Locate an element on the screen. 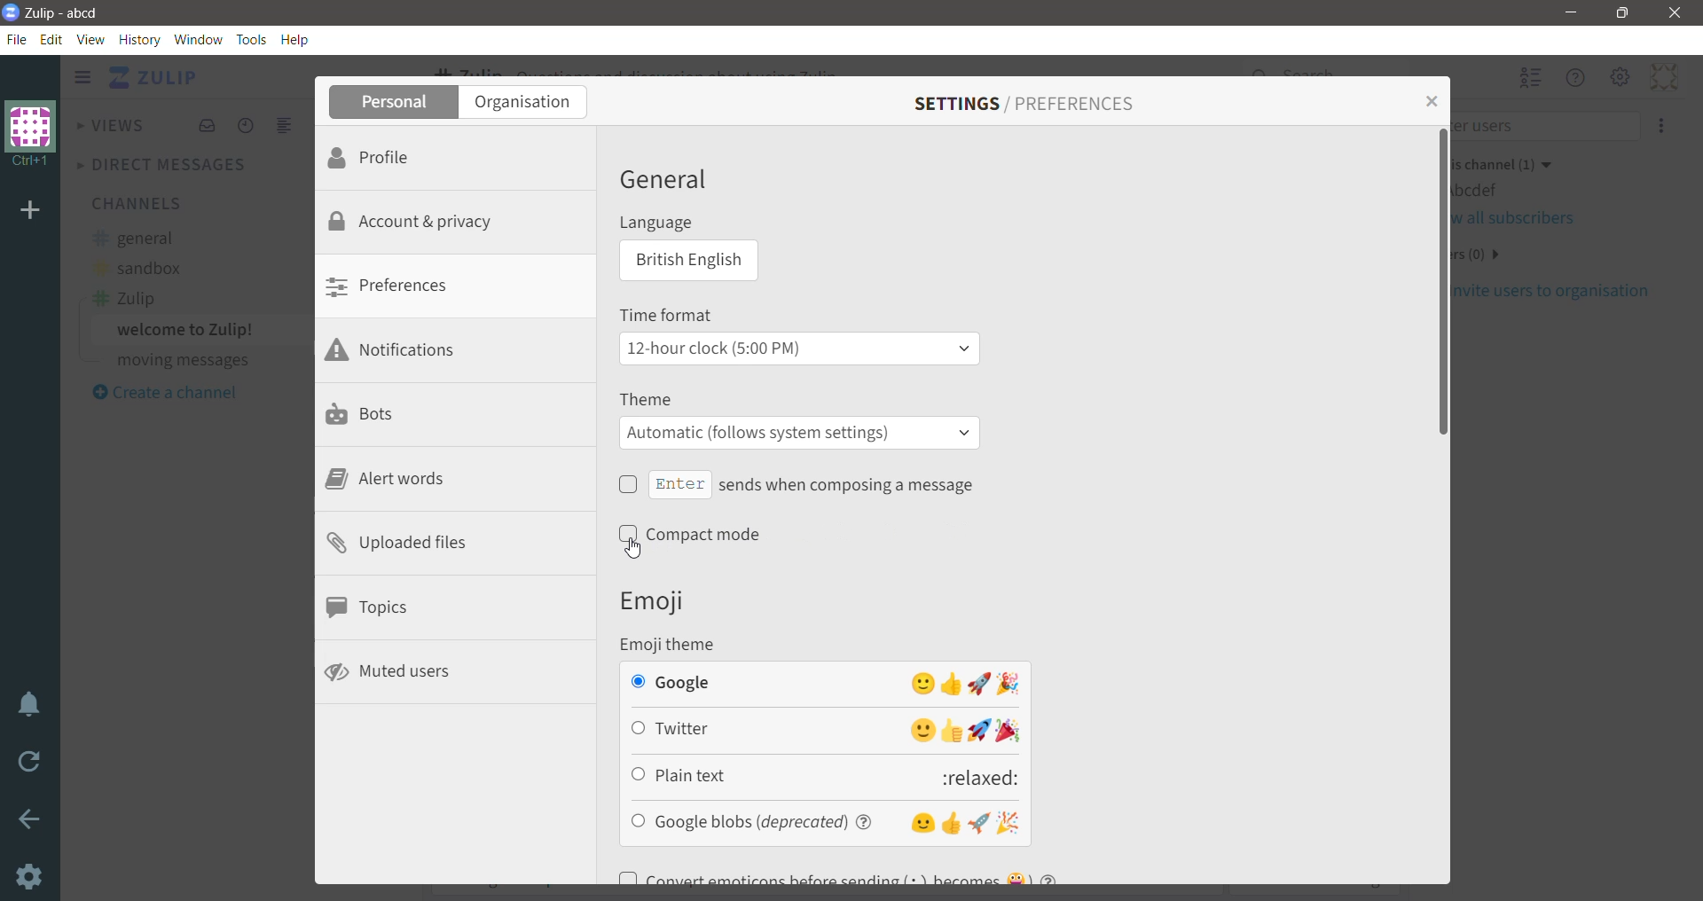 This screenshot has height=901, width=1703. Organization is located at coordinates (530, 102).